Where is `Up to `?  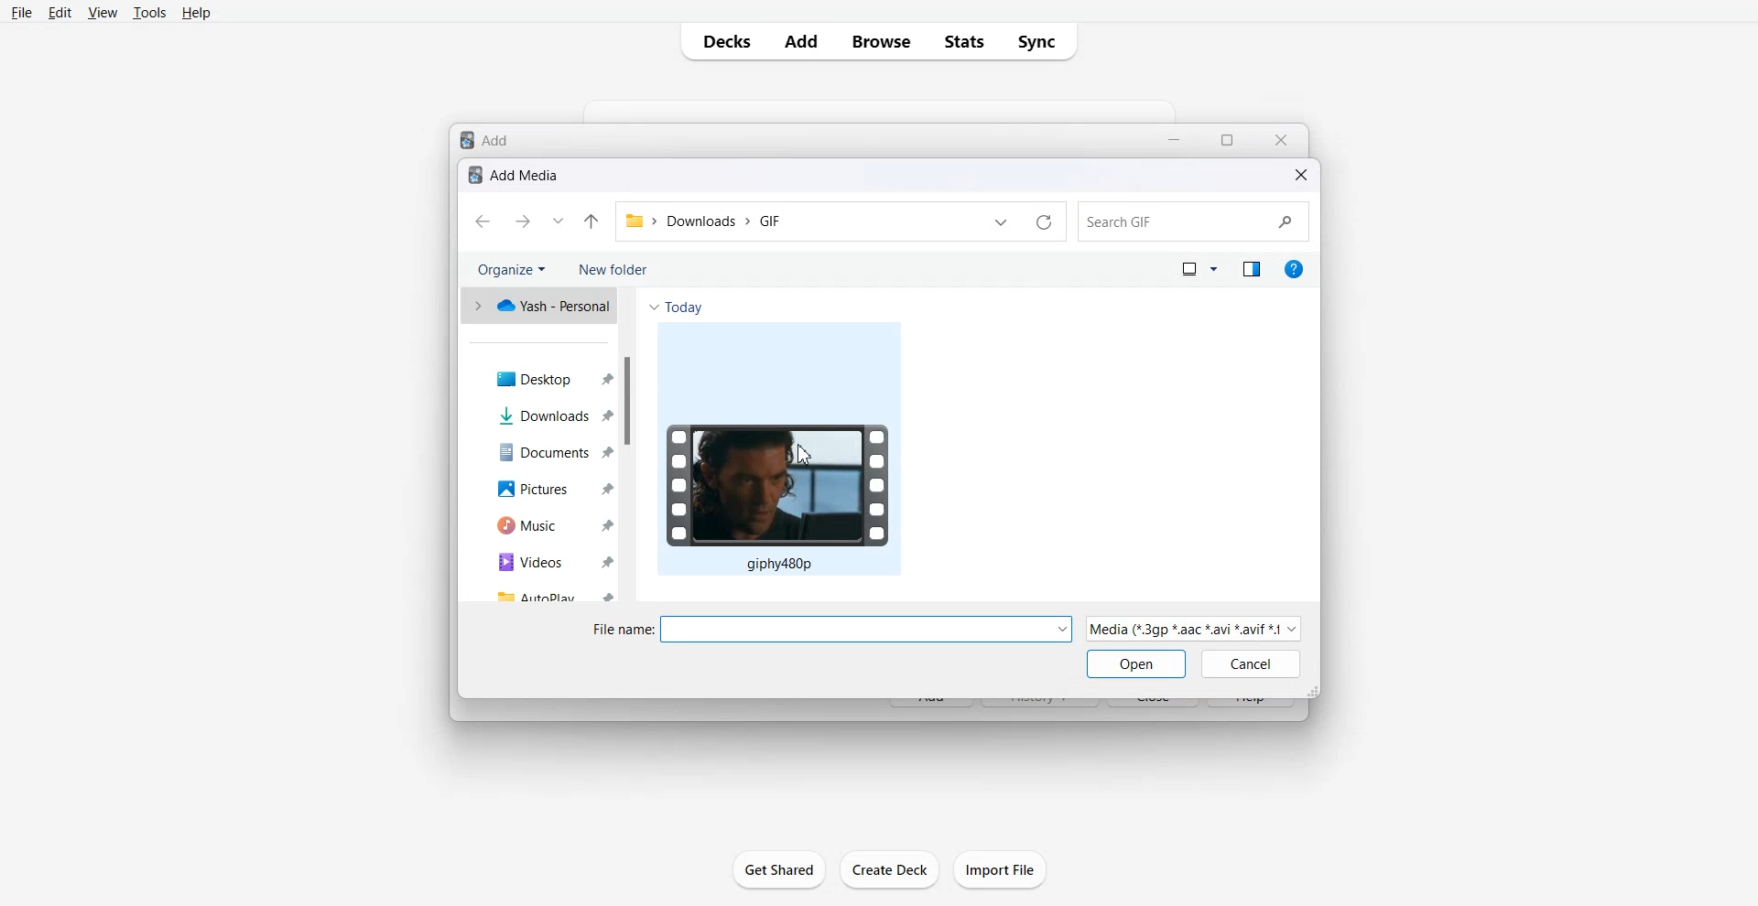 Up to  is located at coordinates (593, 223).